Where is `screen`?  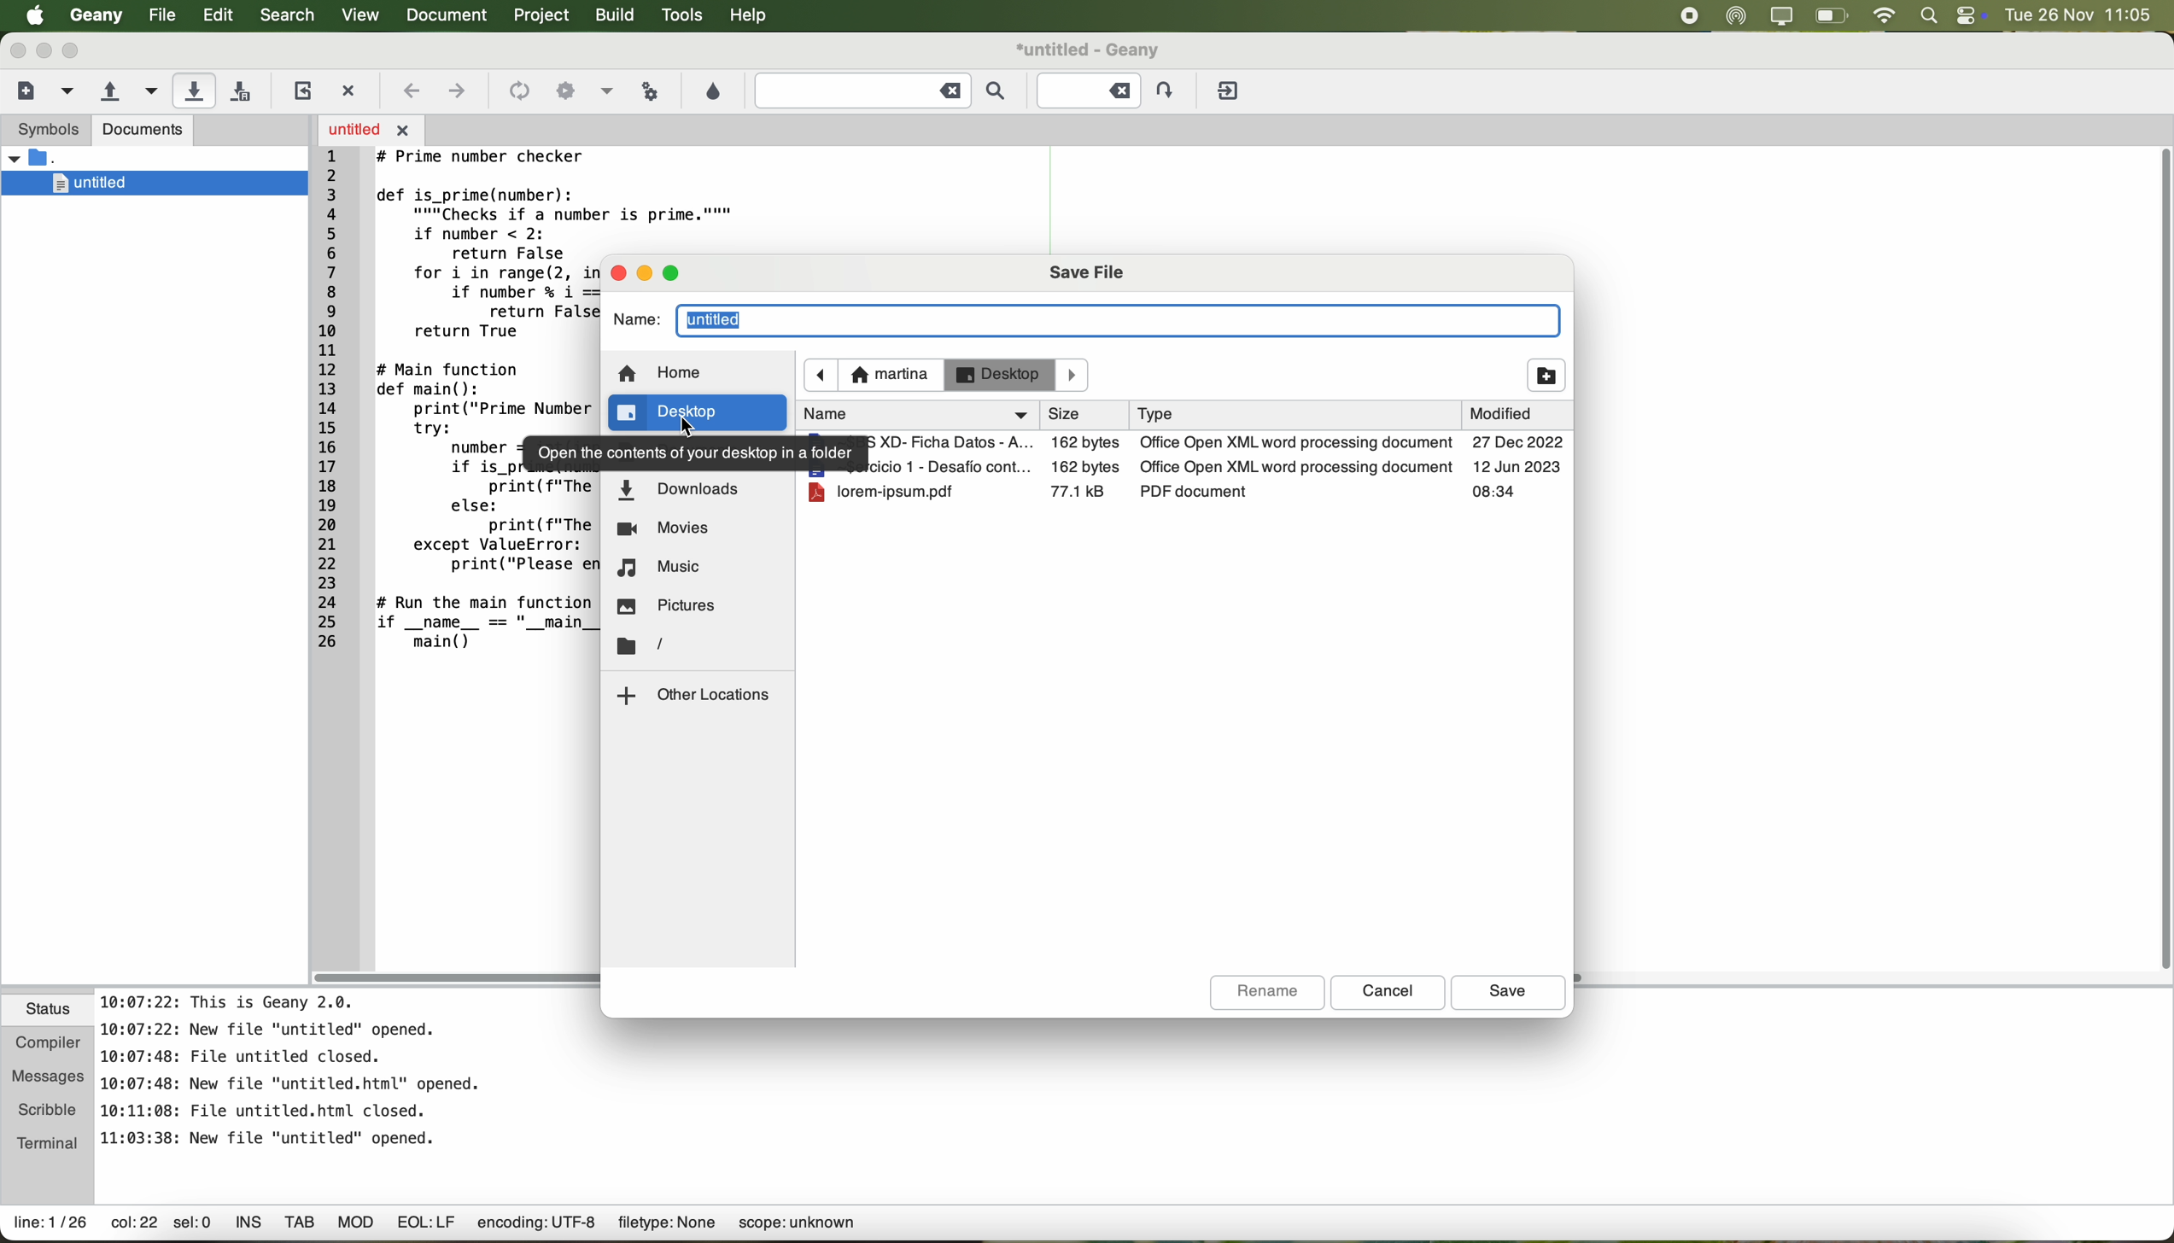 screen is located at coordinates (1781, 16).